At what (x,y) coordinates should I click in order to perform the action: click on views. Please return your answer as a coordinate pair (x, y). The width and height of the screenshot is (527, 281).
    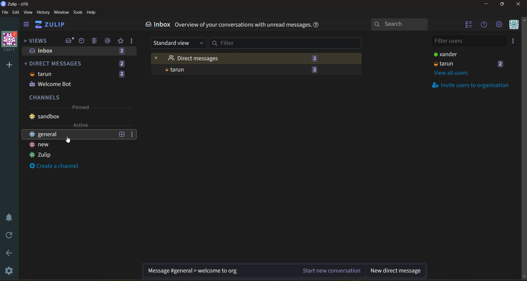
    Looking at the image, I should click on (36, 41).